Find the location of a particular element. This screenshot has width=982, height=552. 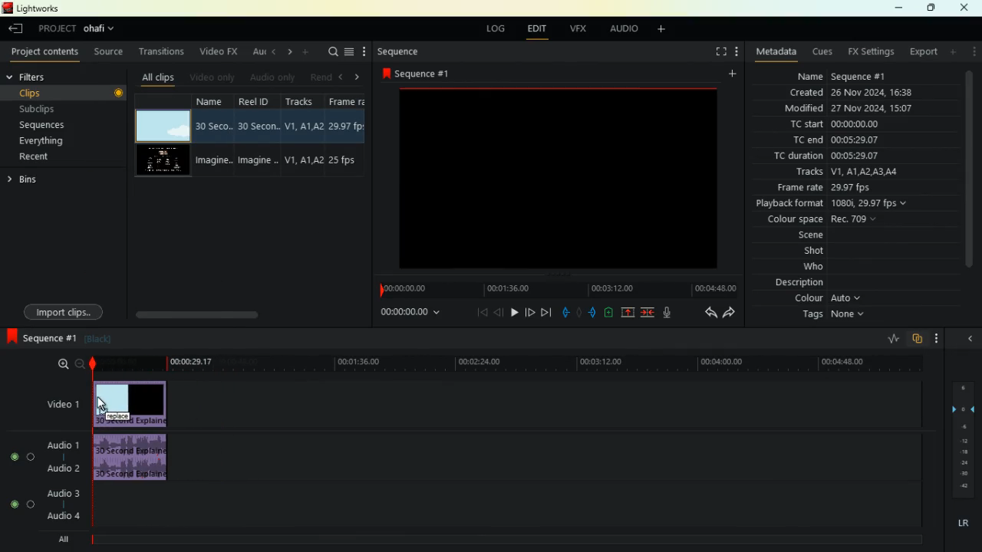

playback format is located at coordinates (789, 204).